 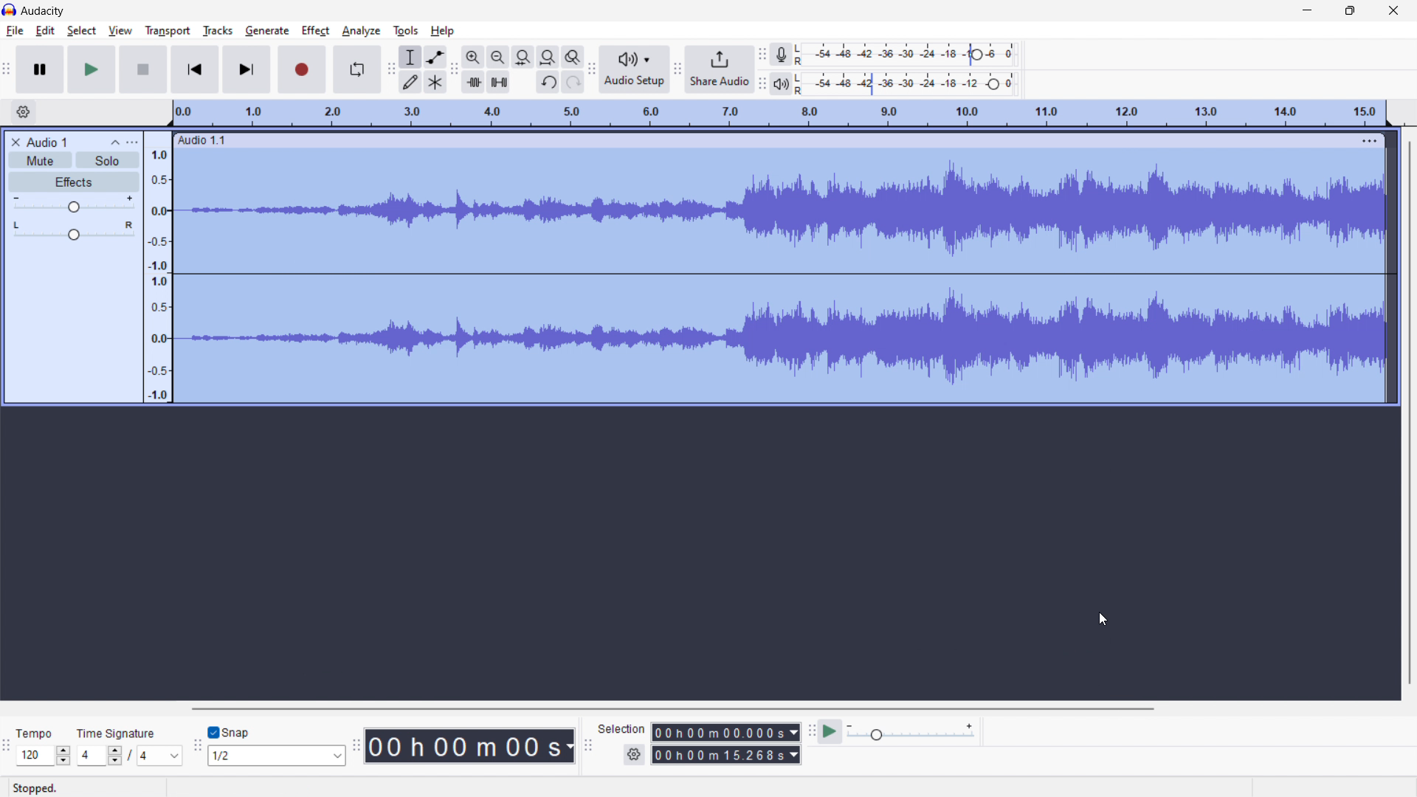 What do you see at coordinates (361, 32) in the screenshot?
I see `analyze` at bounding box center [361, 32].